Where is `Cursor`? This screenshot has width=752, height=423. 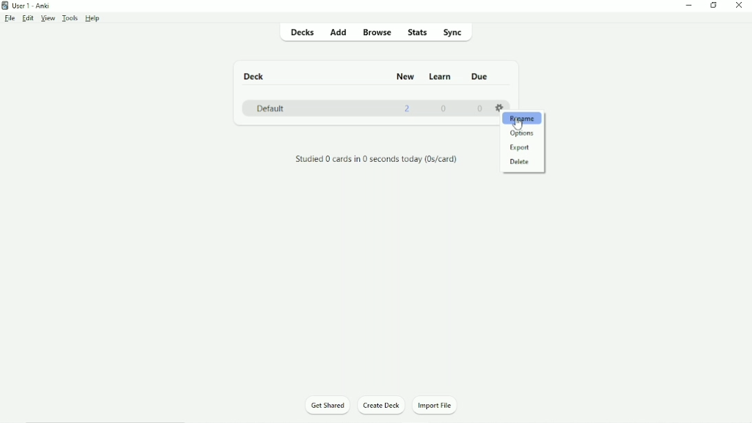
Cursor is located at coordinates (519, 125).